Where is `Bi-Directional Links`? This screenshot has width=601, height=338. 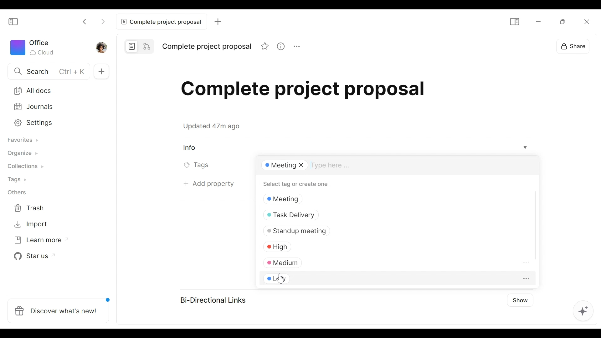 Bi-Directional Links is located at coordinates (216, 299).